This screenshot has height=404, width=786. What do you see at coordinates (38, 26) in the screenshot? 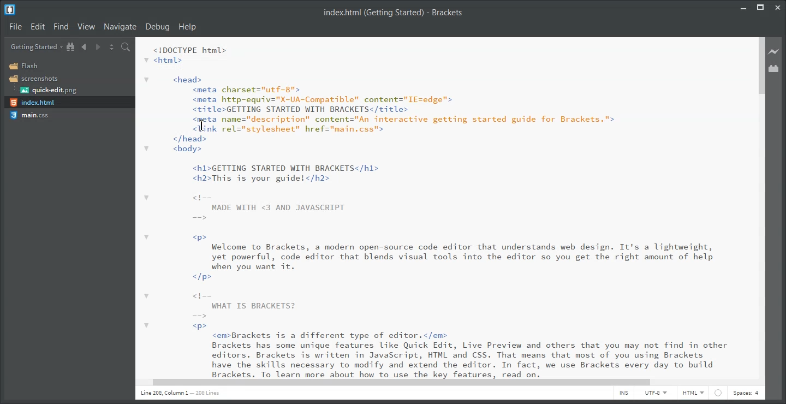
I see `Edit` at bounding box center [38, 26].